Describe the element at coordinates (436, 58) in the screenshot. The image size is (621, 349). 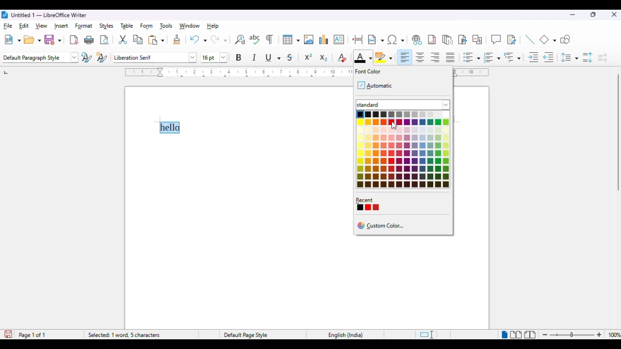
I see `align right` at that location.